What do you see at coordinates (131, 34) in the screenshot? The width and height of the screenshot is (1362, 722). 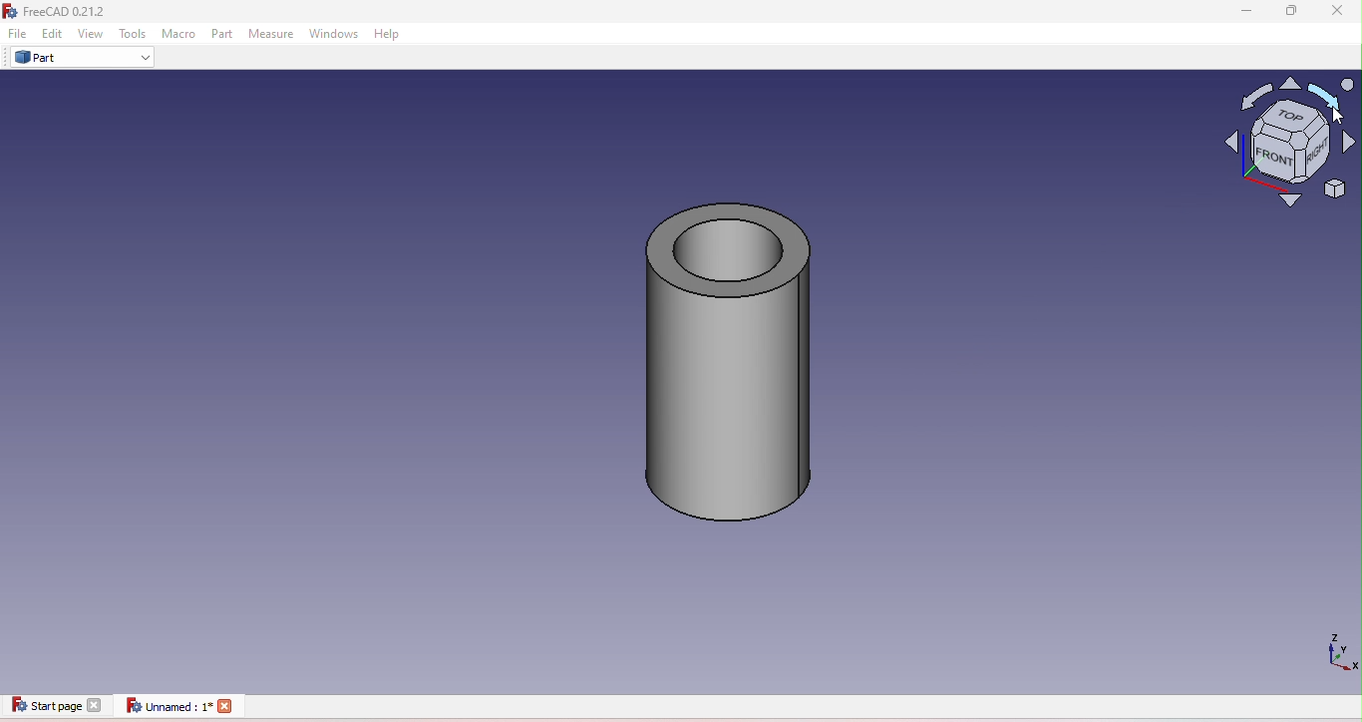 I see `Tools` at bounding box center [131, 34].